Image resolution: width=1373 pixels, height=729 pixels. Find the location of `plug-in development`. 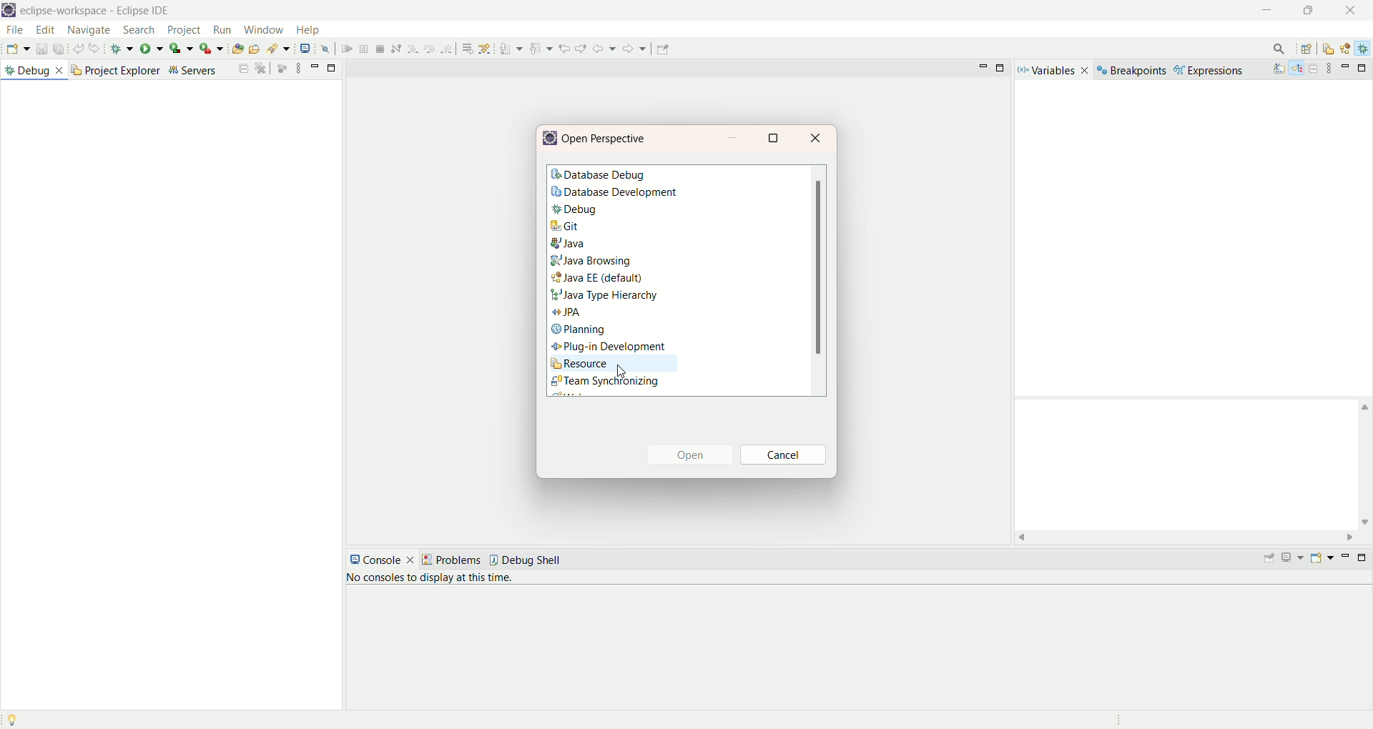

plug-in development is located at coordinates (607, 347).